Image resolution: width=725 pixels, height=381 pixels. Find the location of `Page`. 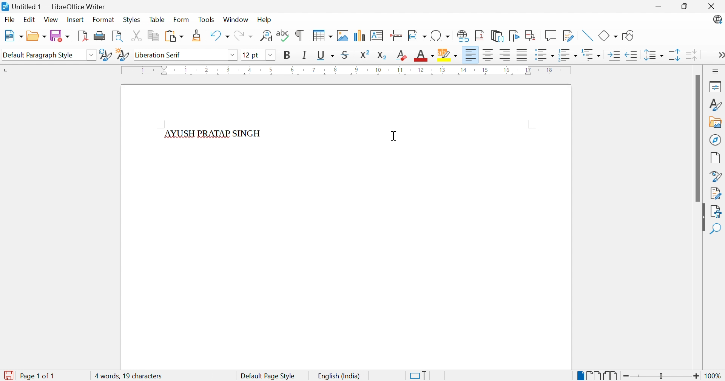

Page is located at coordinates (715, 158).